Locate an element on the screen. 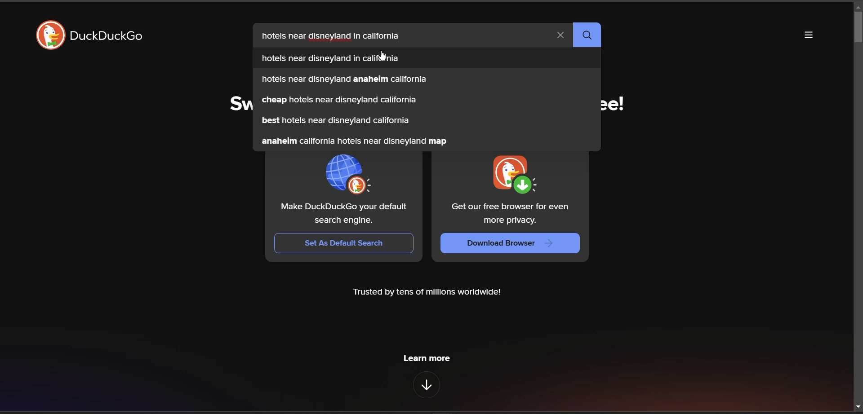 The image size is (863, 414). cheap hotels near disneyland california is located at coordinates (338, 100).